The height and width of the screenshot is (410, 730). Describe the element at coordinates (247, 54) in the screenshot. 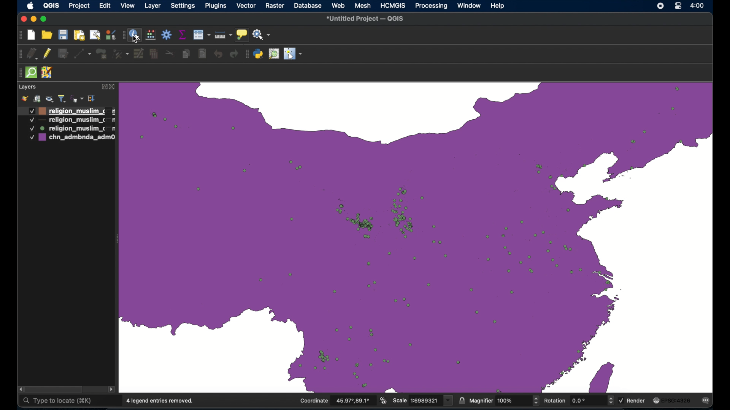

I see `plugins toolbar` at that location.